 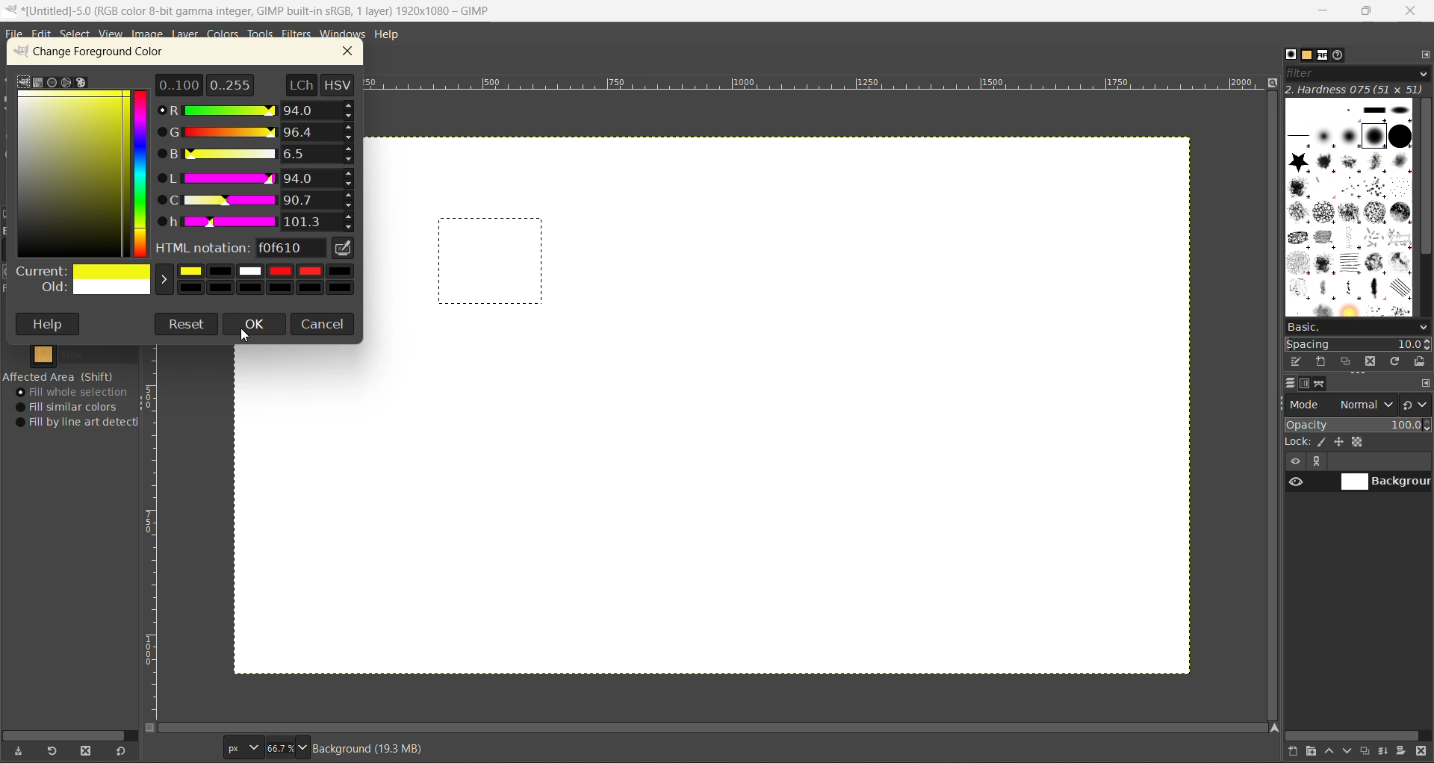 I want to click on open brush image, so click(x=1421, y=363).